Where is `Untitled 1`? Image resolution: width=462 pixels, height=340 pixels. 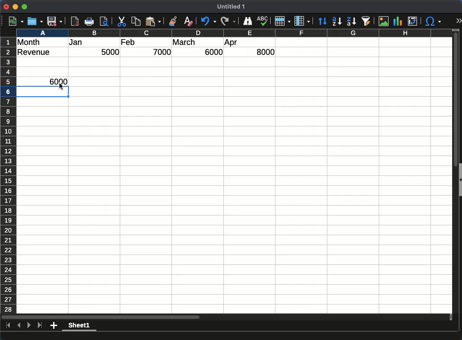
Untitled 1 is located at coordinates (231, 6).